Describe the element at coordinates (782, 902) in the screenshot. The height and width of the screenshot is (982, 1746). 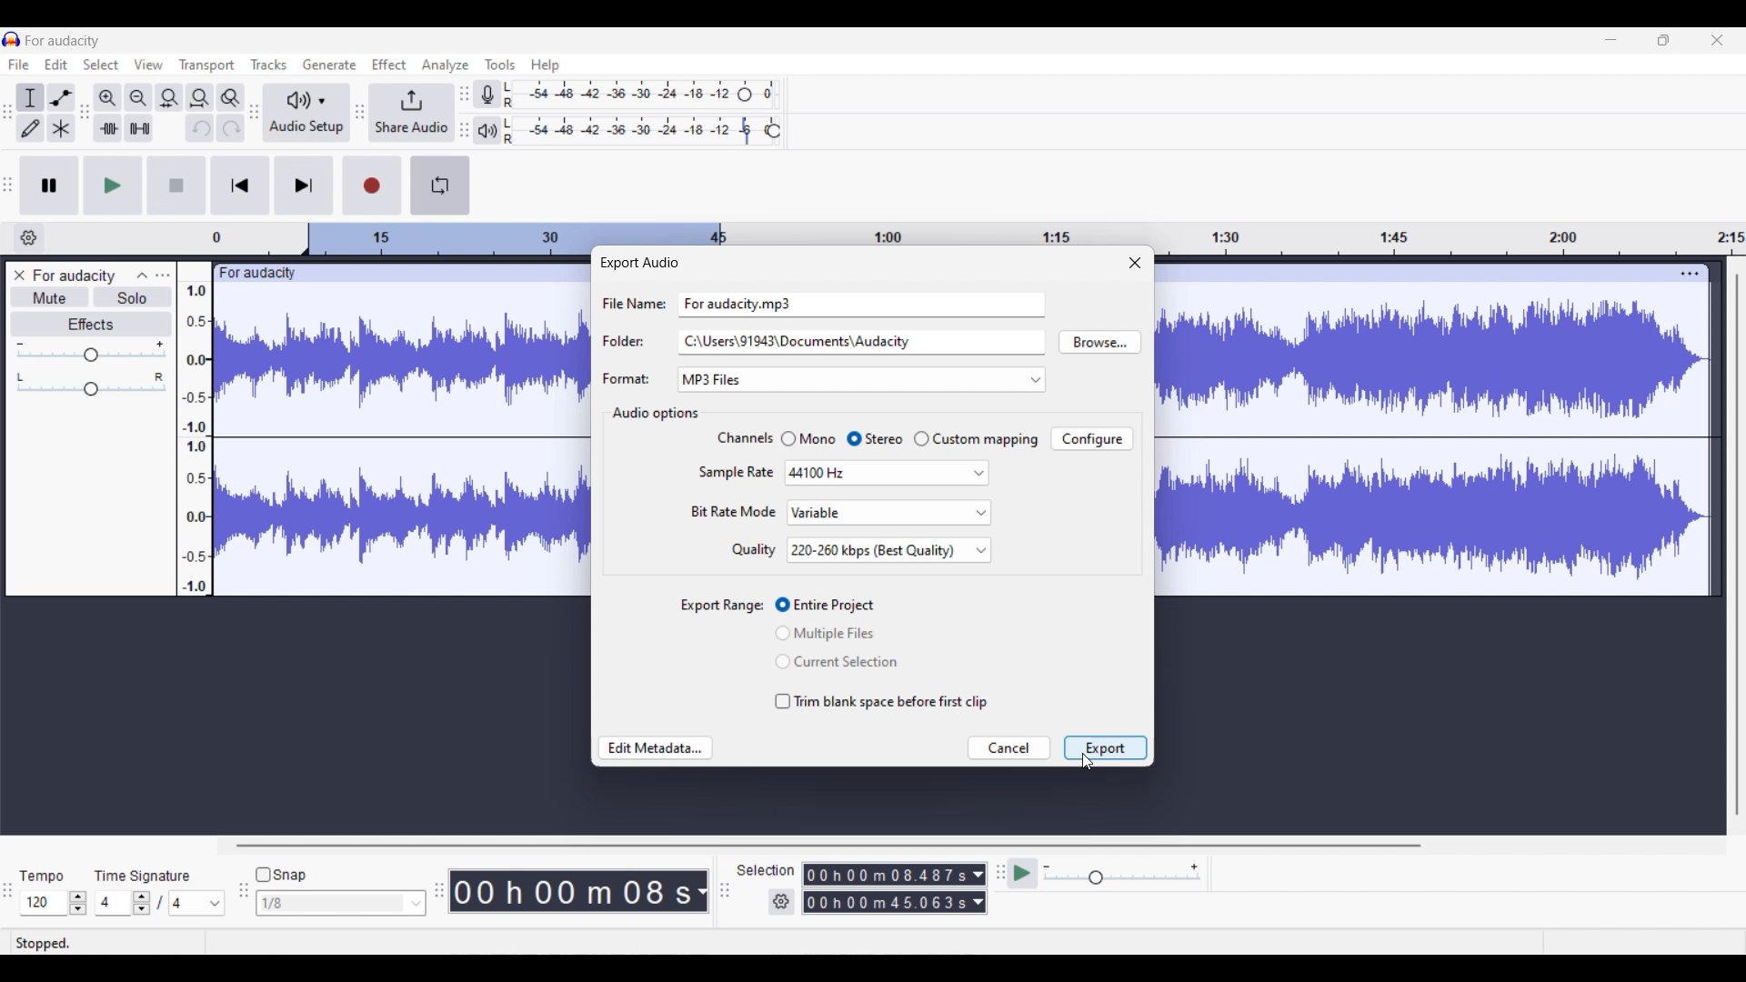
I see `Selection settings` at that location.